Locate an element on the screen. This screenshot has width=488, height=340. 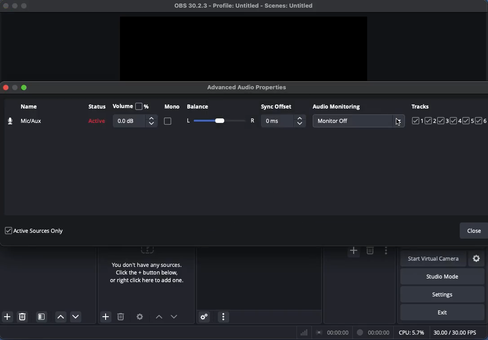
Mono is located at coordinates (172, 115).